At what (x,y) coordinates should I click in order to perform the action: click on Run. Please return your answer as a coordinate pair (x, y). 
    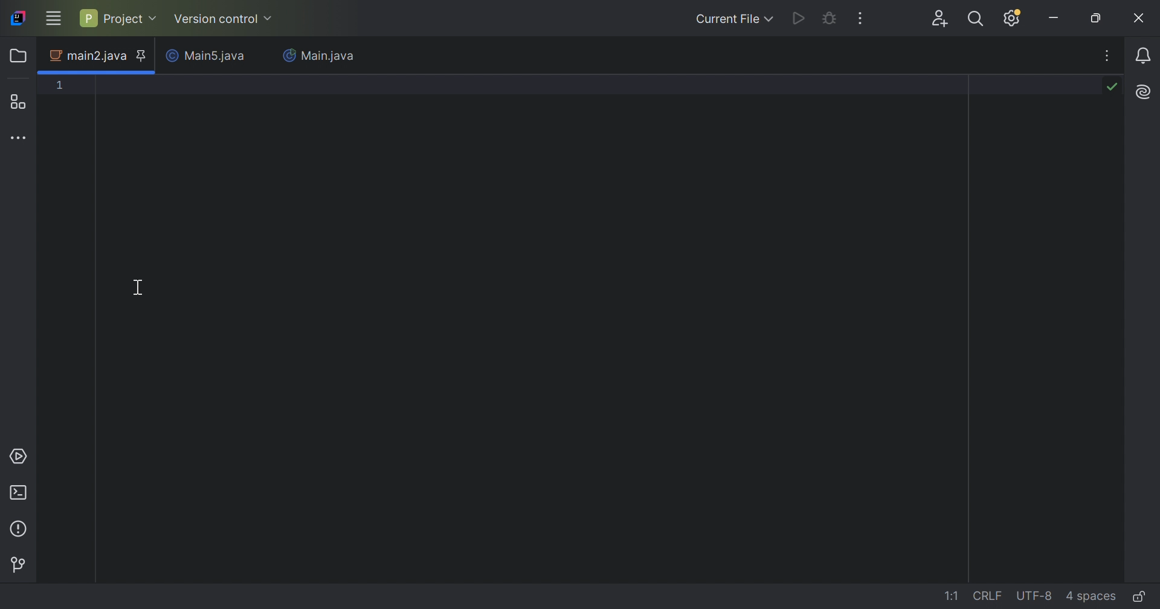
    Looking at the image, I should click on (799, 19).